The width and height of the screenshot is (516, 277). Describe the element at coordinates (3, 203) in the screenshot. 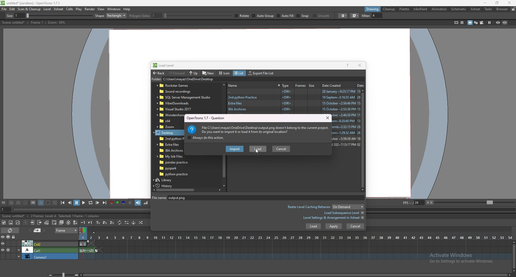

I see `options` at that location.